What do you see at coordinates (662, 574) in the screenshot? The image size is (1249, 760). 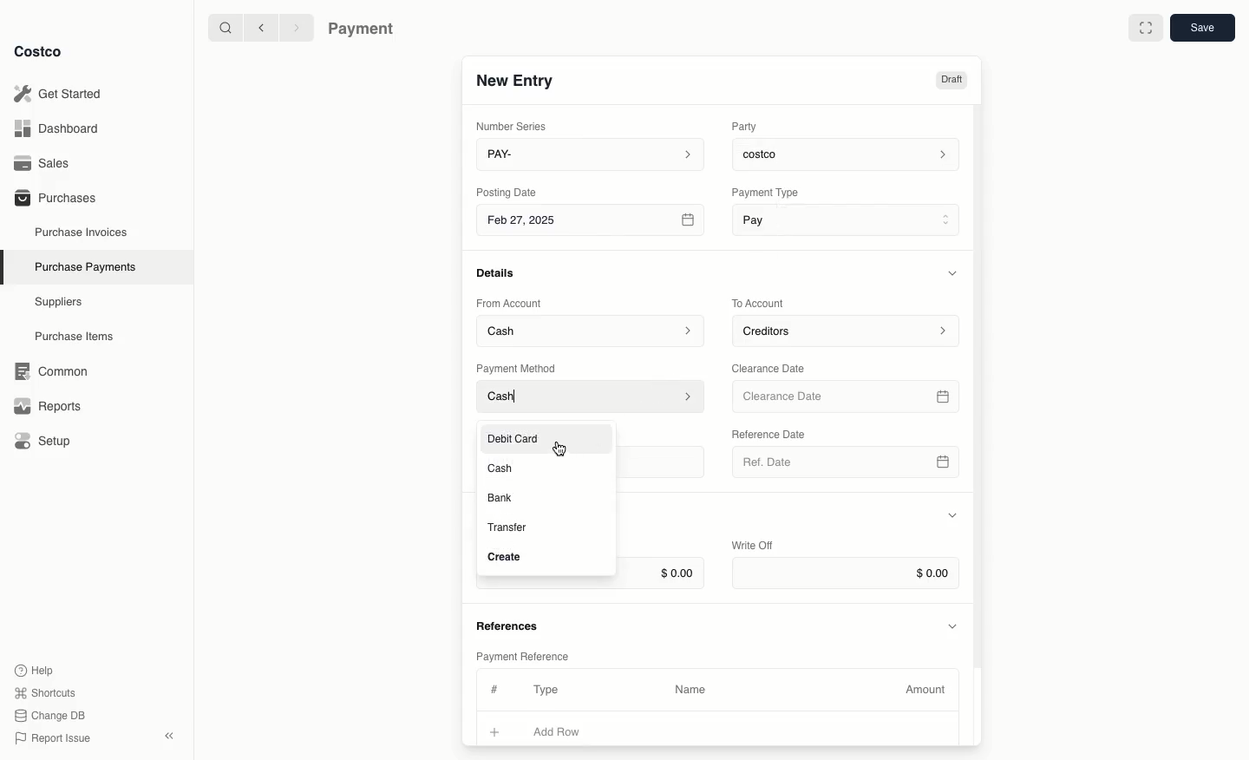 I see `$0.00` at bounding box center [662, 574].